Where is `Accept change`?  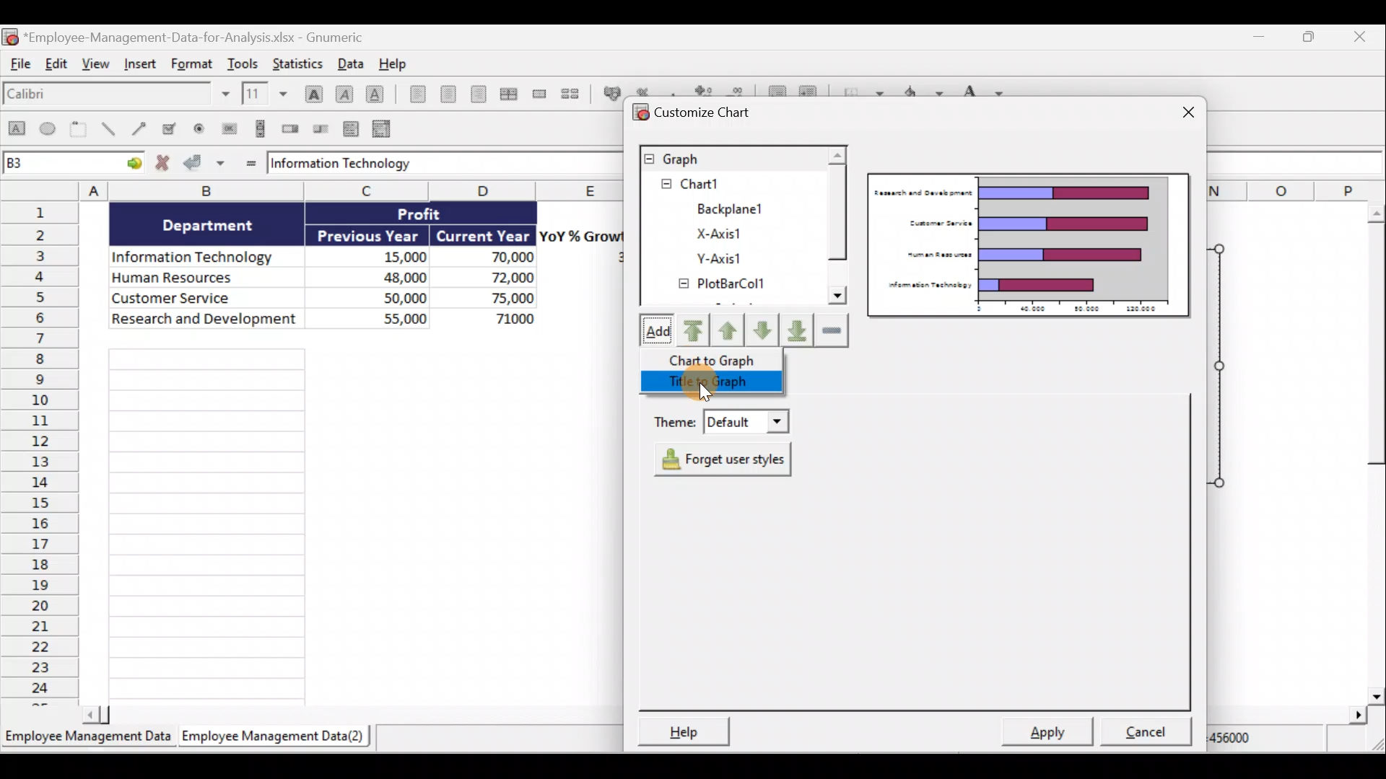
Accept change is located at coordinates (204, 163).